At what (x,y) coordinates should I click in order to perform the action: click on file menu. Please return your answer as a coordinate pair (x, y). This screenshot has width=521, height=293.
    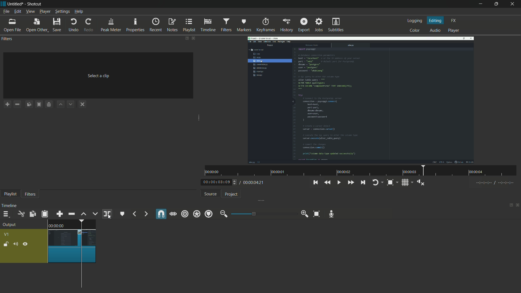
    Looking at the image, I should click on (7, 12).